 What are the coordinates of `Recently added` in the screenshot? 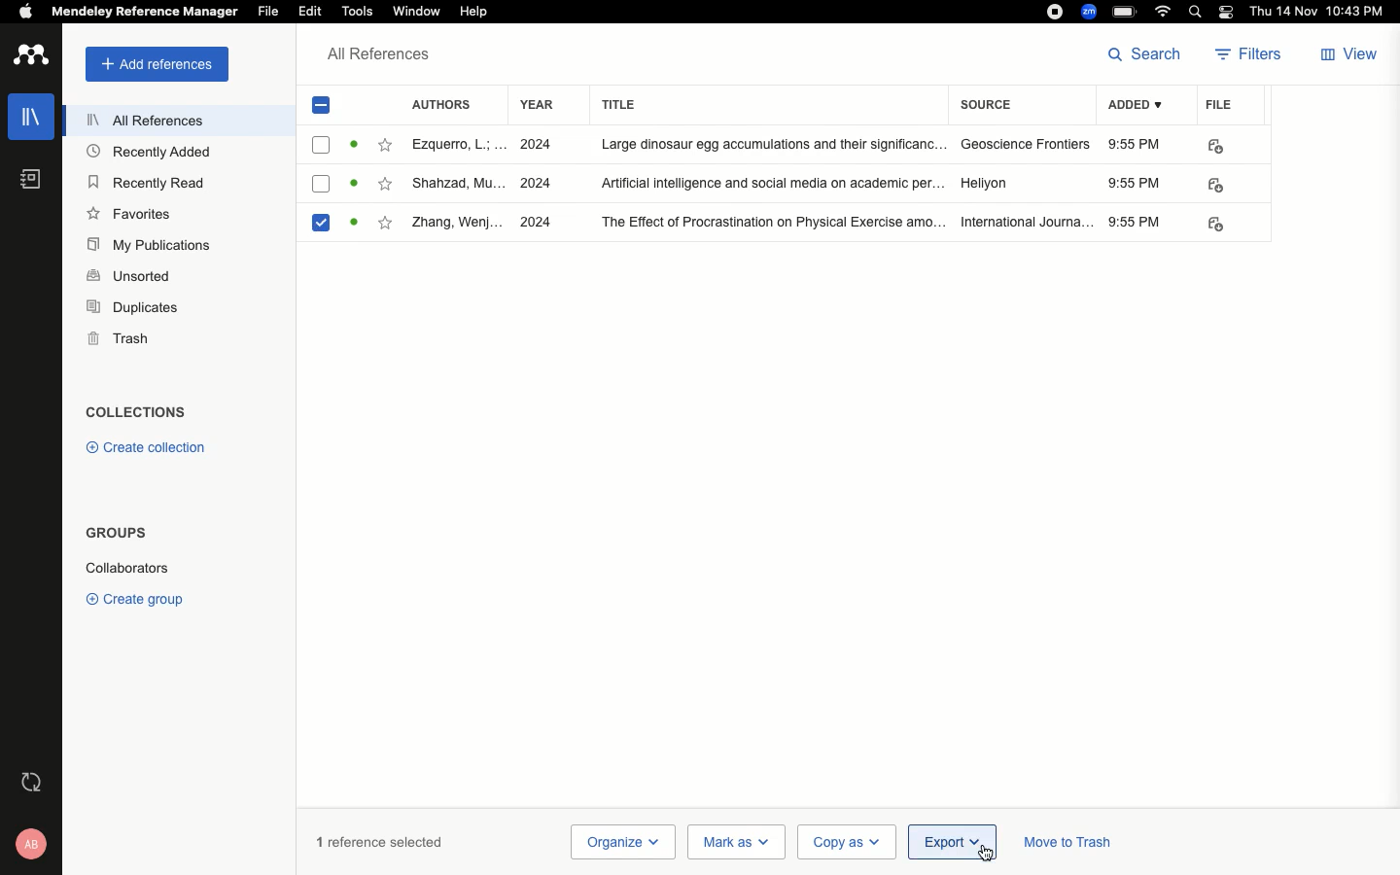 It's located at (157, 153).